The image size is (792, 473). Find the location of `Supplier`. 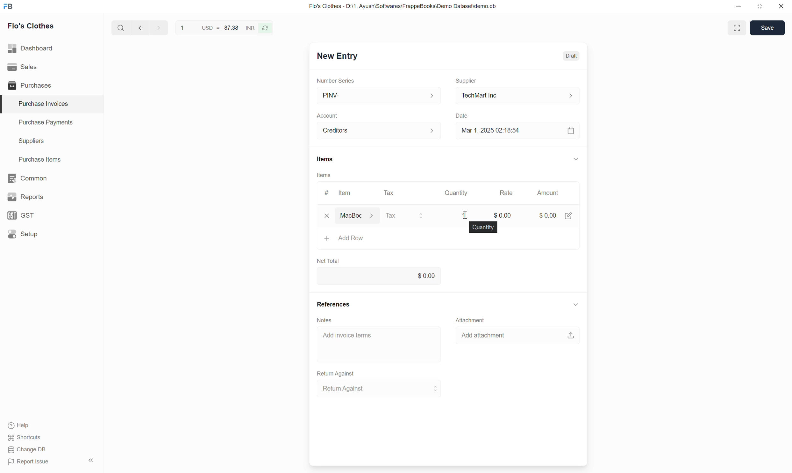

Supplier is located at coordinates (466, 81).